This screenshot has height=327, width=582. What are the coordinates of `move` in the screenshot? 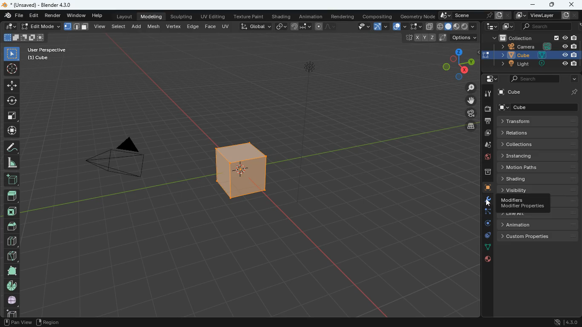 It's located at (12, 130).